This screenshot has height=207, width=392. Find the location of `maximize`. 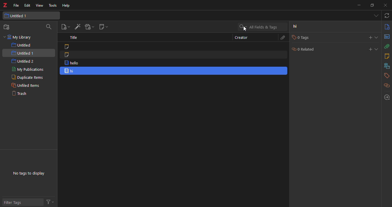

maximize is located at coordinates (372, 5).